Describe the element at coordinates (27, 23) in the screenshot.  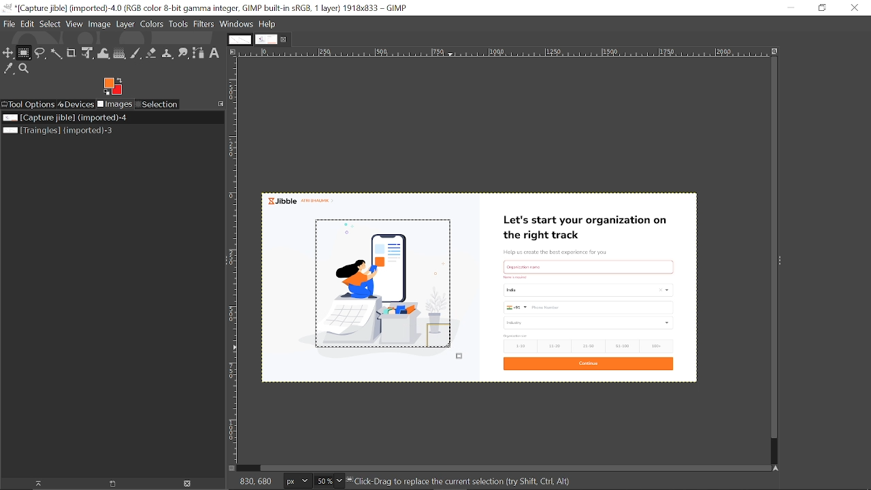
I see `Edit` at that location.